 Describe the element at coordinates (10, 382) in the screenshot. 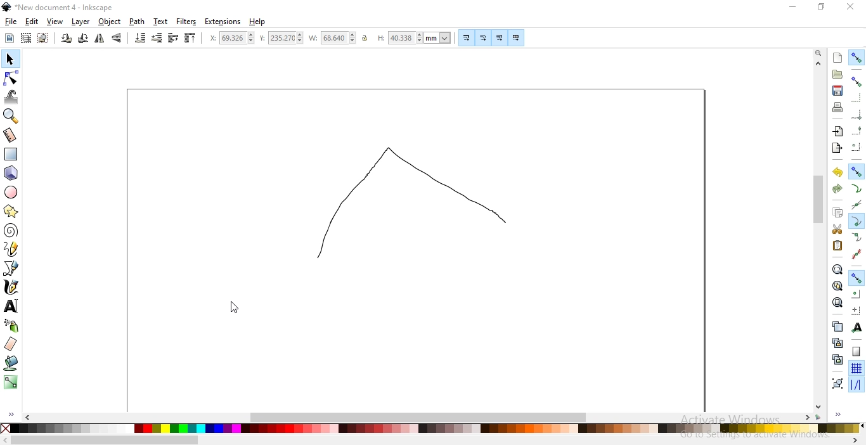

I see `create or edit gradients` at that location.